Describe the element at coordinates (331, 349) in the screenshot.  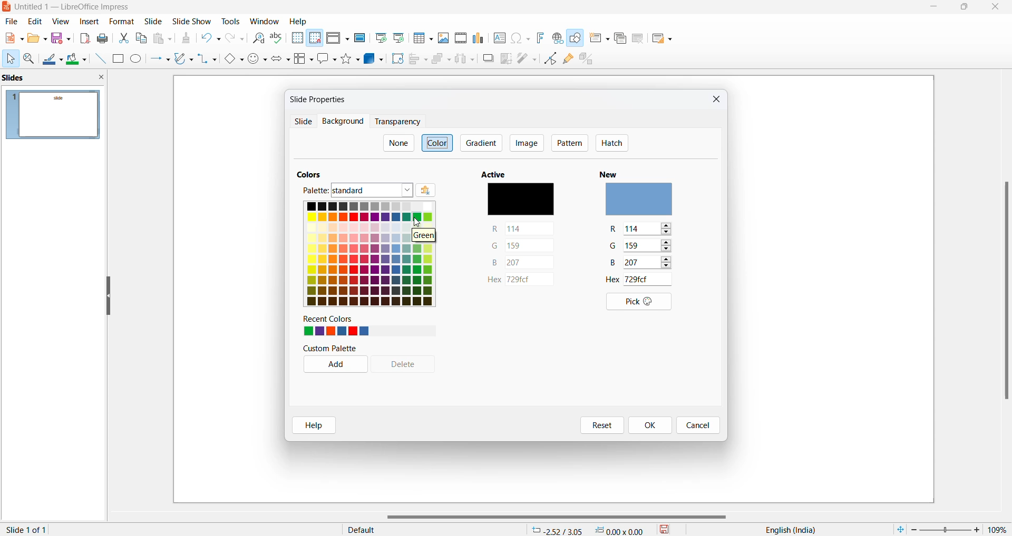
I see `custom palette heading` at that location.